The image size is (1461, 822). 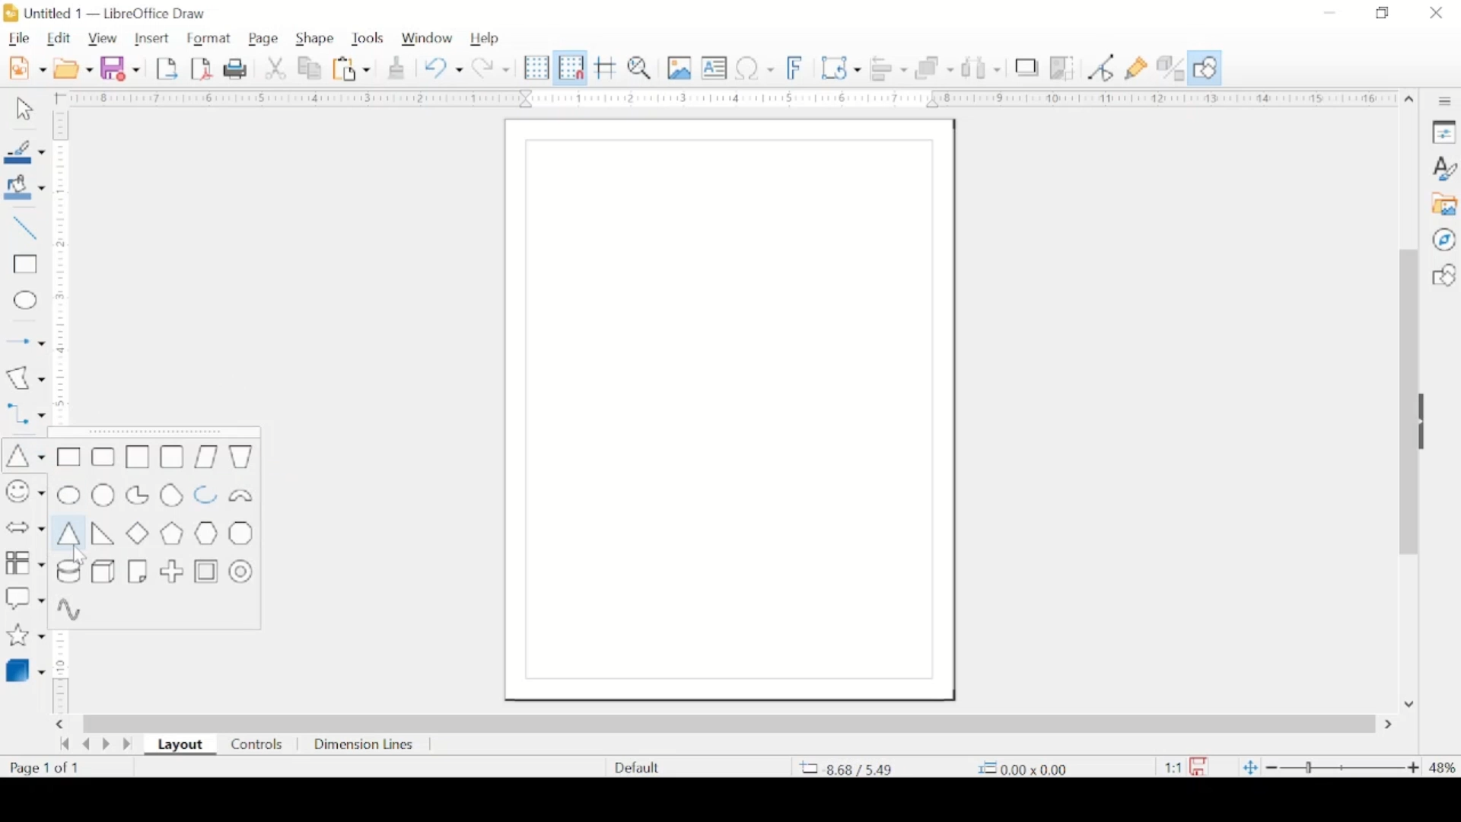 What do you see at coordinates (1443, 767) in the screenshot?
I see `zoom level` at bounding box center [1443, 767].